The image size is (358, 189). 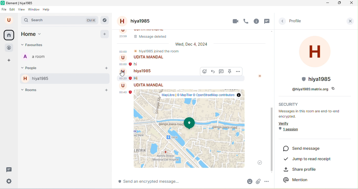 What do you see at coordinates (31, 68) in the screenshot?
I see `people` at bounding box center [31, 68].